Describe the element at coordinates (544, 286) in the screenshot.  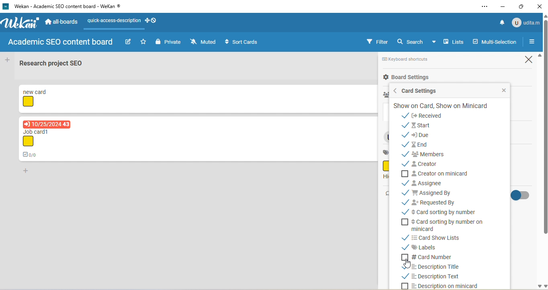
I see `scroll down` at that location.